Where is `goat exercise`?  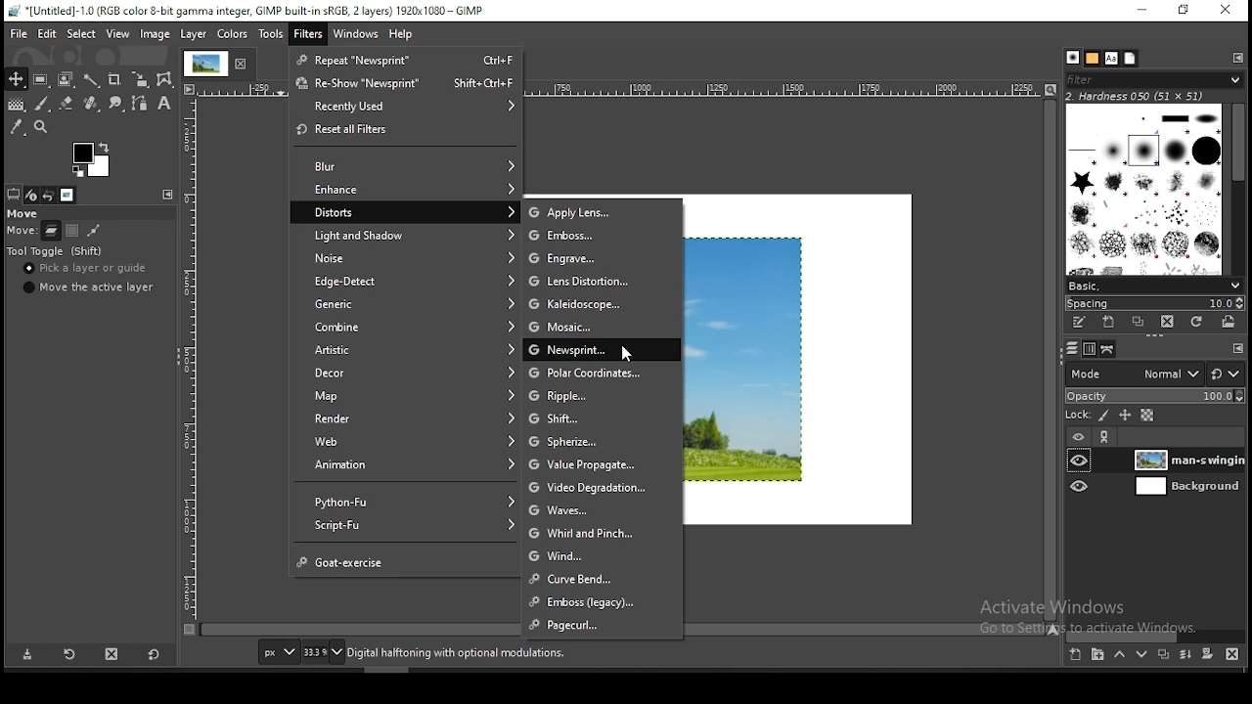
goat exercise is located at coordinates (410, 558).